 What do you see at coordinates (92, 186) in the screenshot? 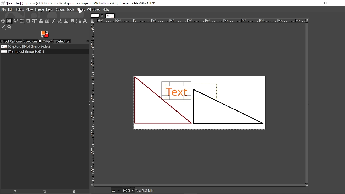
I see `Toggle quick mask on/off` at bounding box center [92, 186].